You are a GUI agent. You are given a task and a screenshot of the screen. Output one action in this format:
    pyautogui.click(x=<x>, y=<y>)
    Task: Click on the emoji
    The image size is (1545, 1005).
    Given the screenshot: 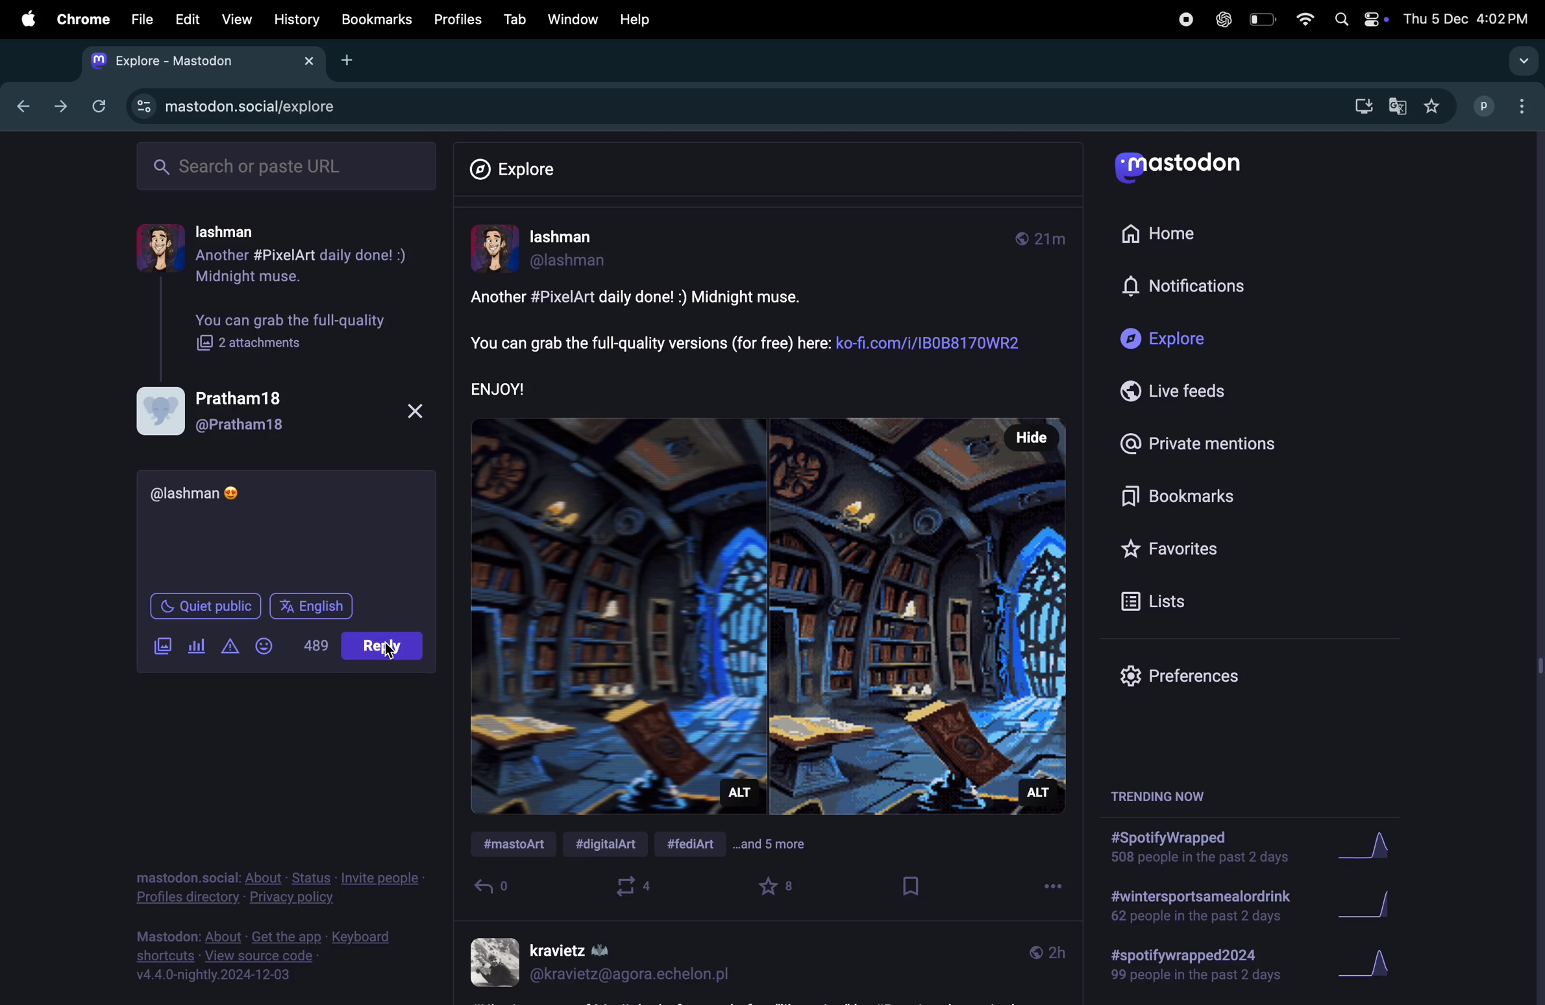 What is the action you would take?
    pyautogui.click(x=269, y=648)
    